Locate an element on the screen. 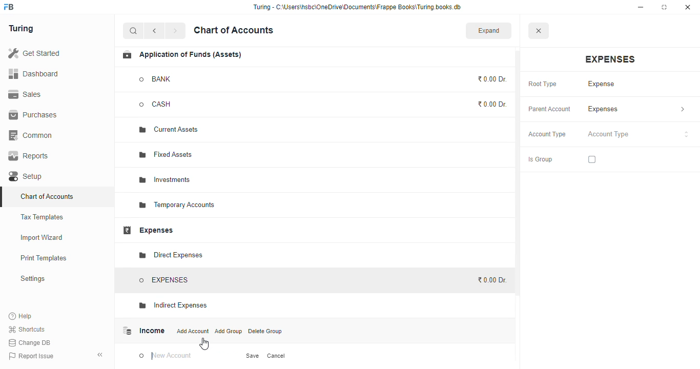 The width and height of the screenshot is (700, 369). application of funds (assets) is located at coordinates (181, 55).